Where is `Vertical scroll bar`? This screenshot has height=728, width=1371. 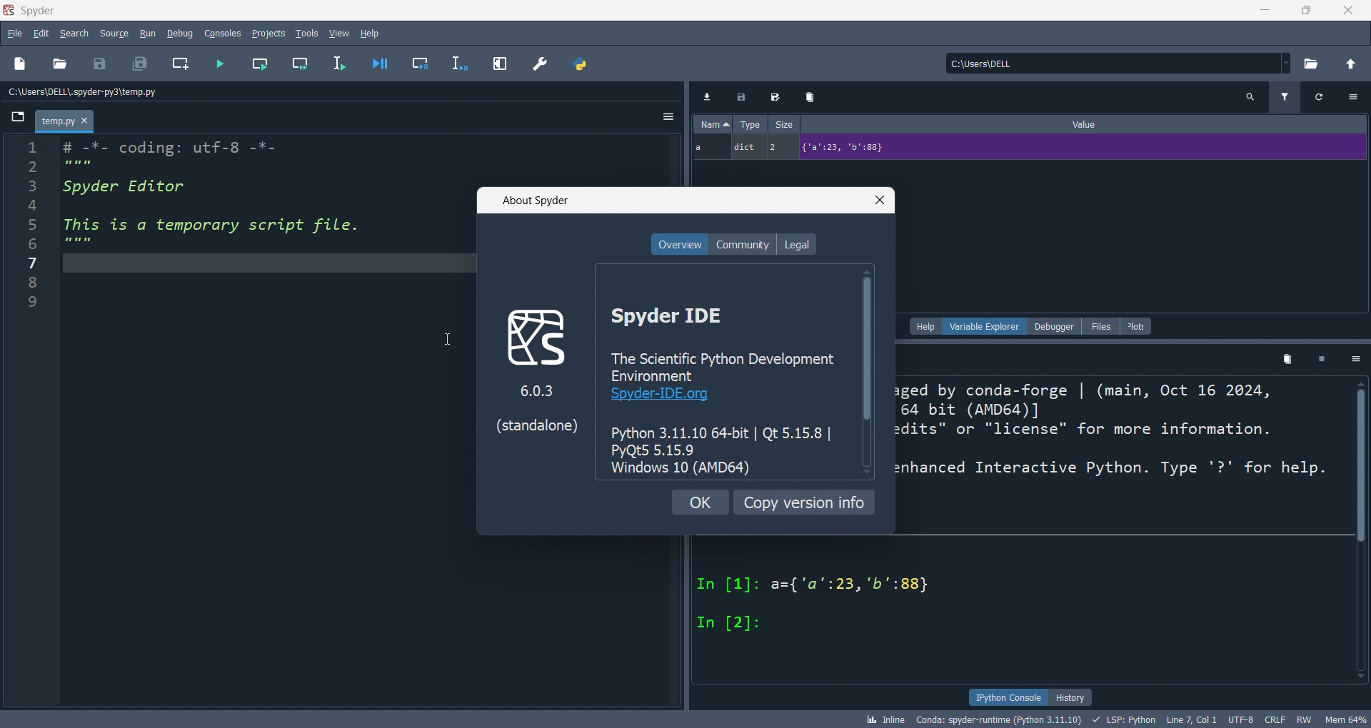 Vertical scroll bar is located at coordinates (867, 372).